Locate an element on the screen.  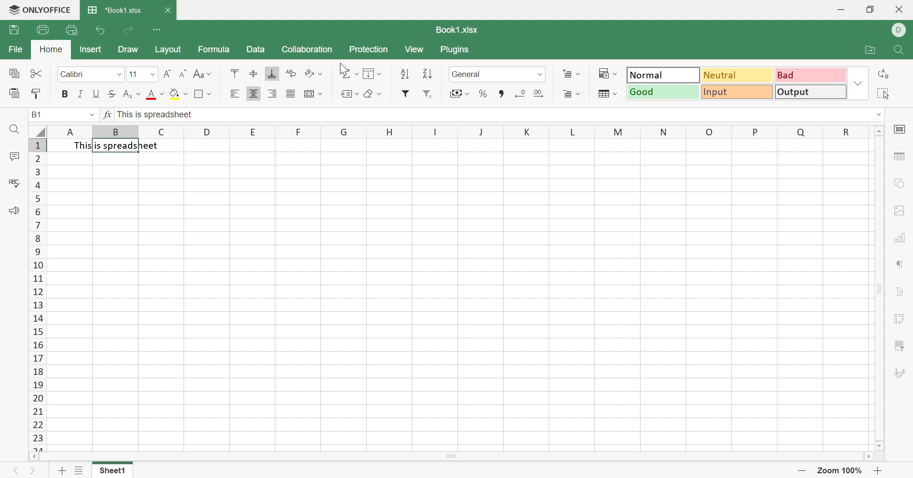
Drop Down is located at coordinates (578, 93).